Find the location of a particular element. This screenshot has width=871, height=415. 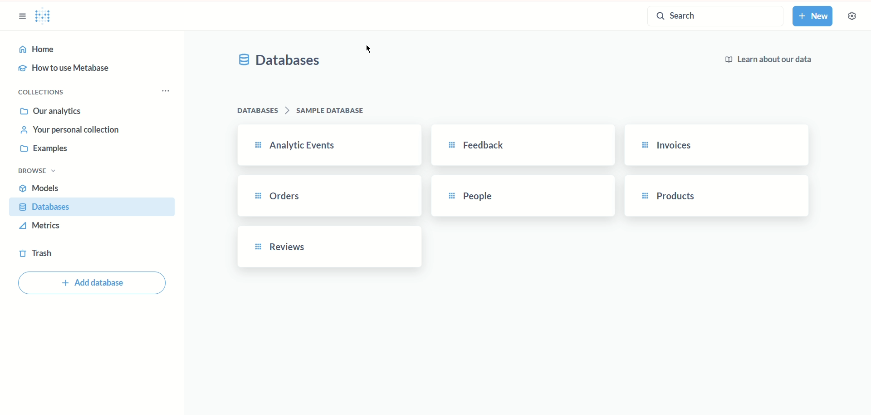

analytic events is located at coordinates (330, 146).